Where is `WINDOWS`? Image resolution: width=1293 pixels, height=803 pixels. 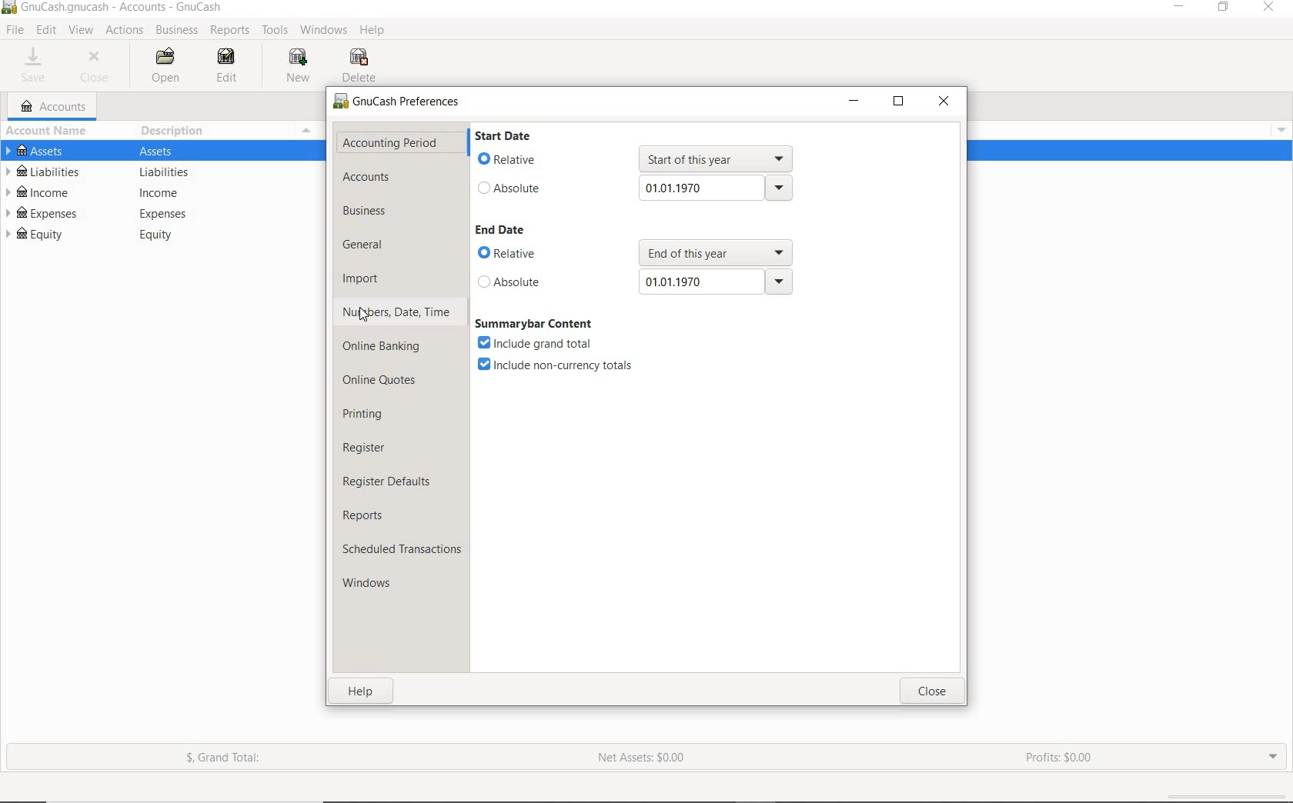
WINDOWS is located at coordinates (323, 31).